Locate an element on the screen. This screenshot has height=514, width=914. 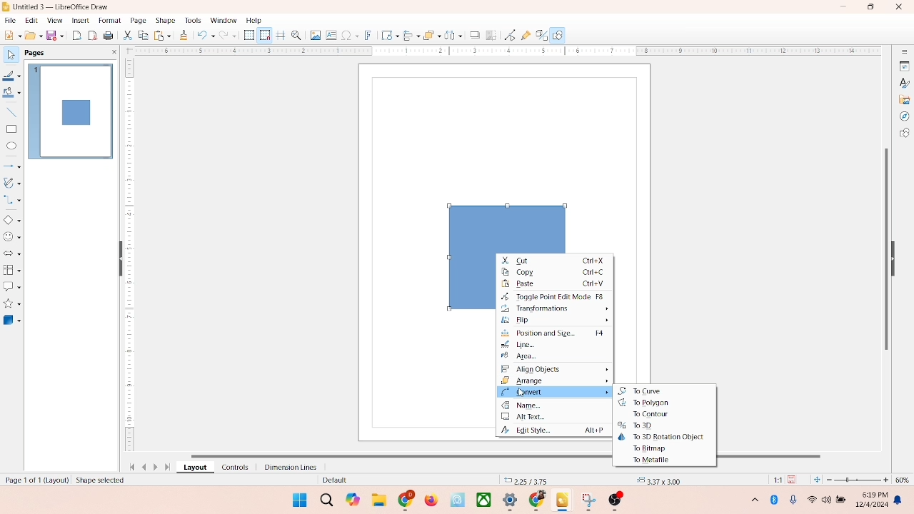
title is located at coordinates (62, 6).